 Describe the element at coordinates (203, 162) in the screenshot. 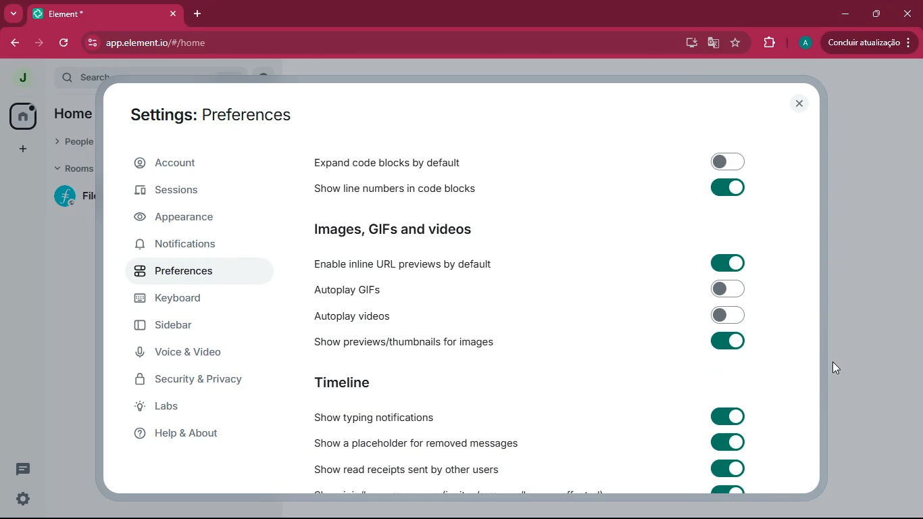

I see `account` at that location.